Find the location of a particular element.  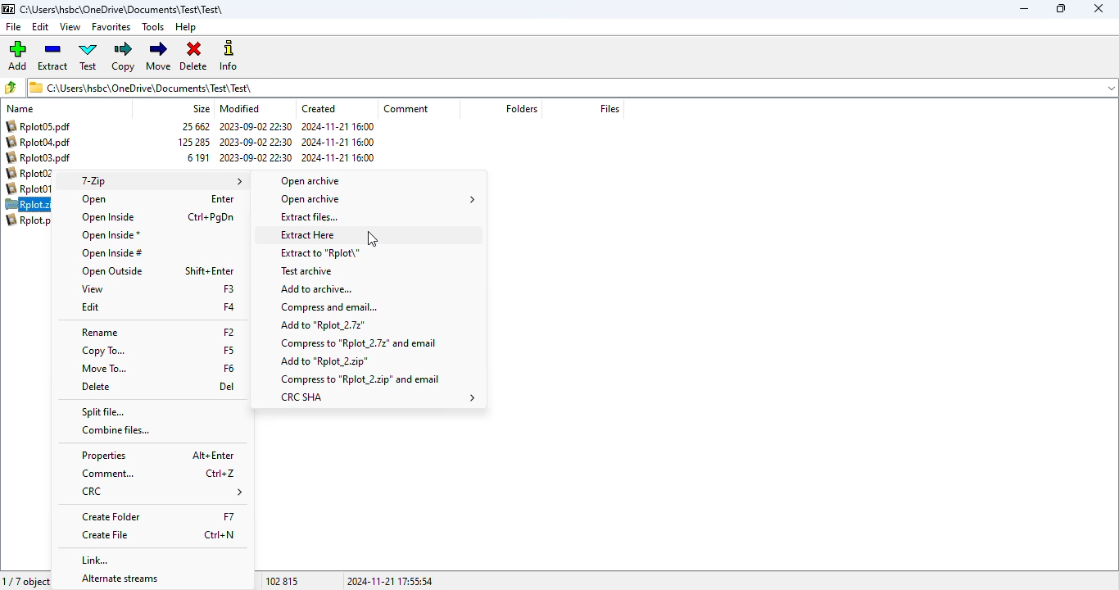

edit is located at coordinates (41, 27).